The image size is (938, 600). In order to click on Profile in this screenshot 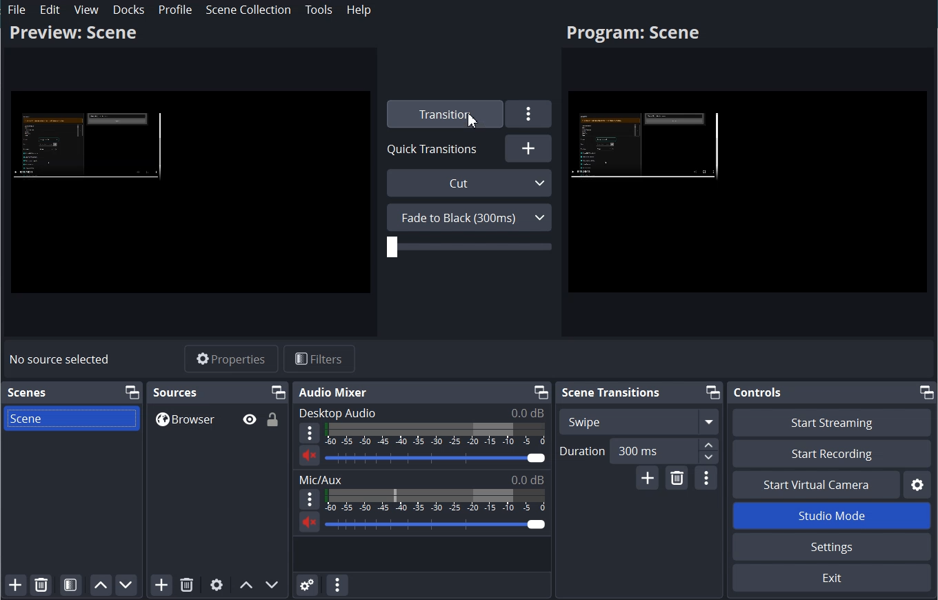, I will do `click(174, 10)`.